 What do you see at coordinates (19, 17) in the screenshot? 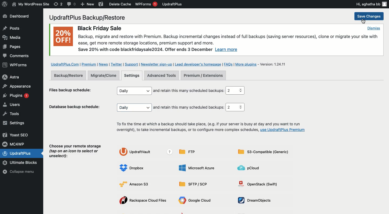
I see `Dashboard` at bounding box center [19, 17].